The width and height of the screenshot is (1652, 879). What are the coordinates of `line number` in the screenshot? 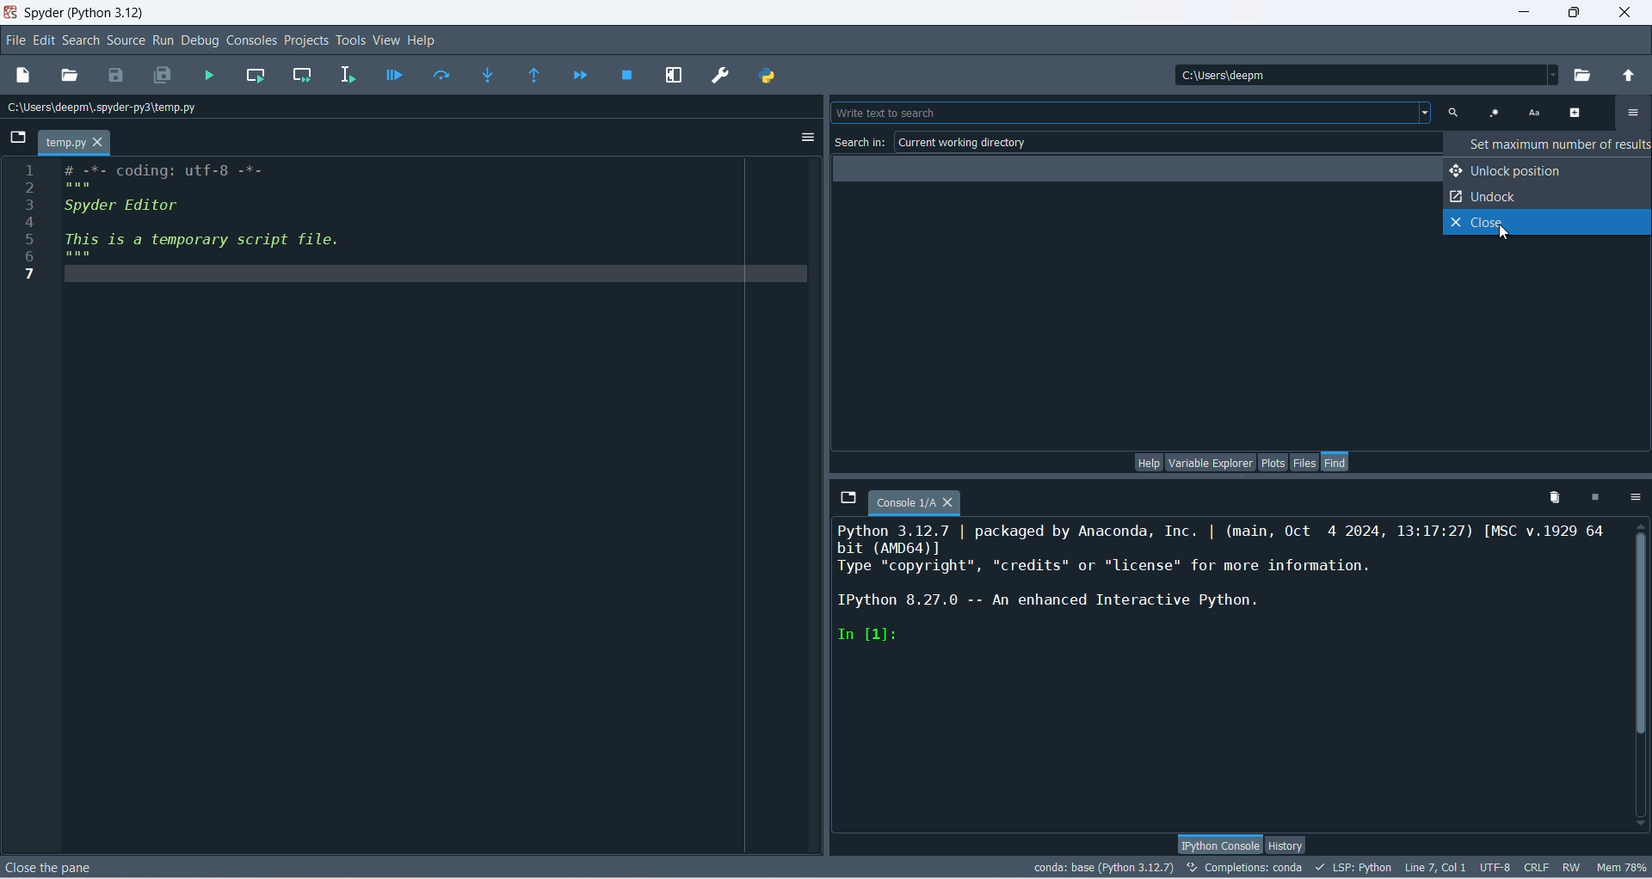 It's located at (29, 220).